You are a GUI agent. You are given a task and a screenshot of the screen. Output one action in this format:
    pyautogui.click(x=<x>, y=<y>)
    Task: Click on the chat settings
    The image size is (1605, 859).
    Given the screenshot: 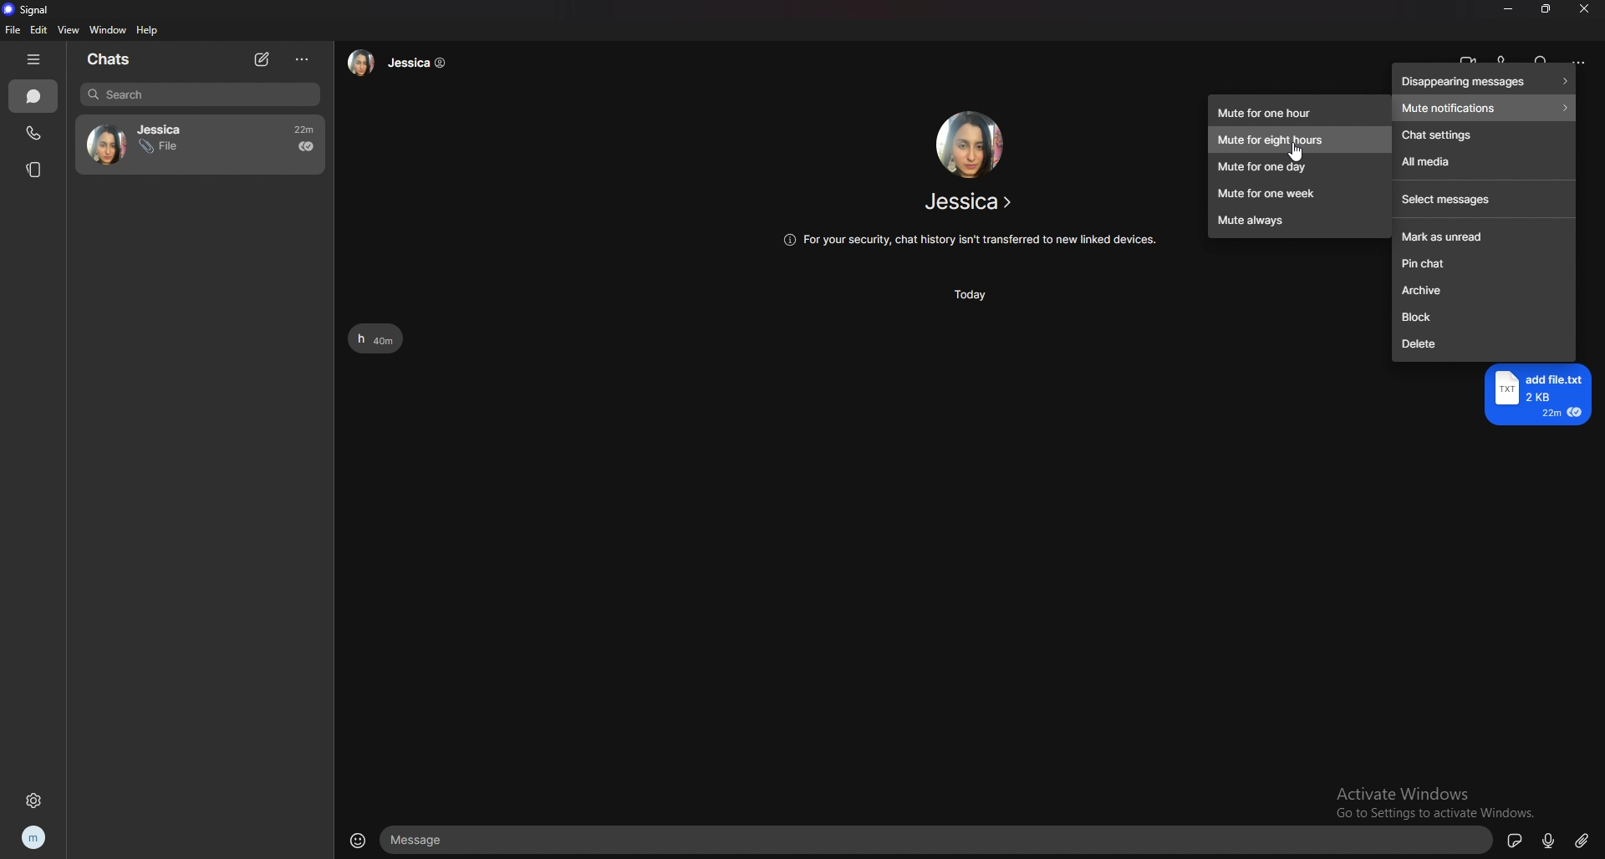 What is the action you would take?
    pyautogui.click(x=1485, y=135)
    